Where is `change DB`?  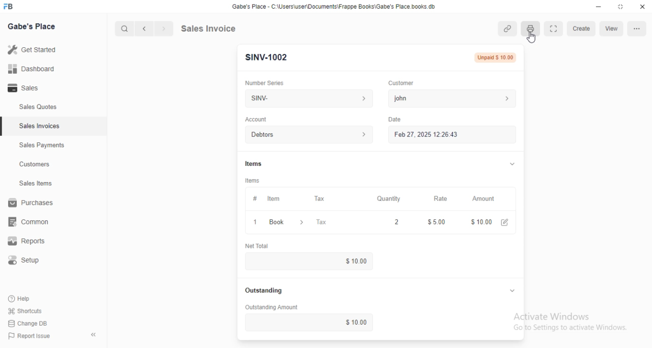 change DB is located at coordinates (28, 324).